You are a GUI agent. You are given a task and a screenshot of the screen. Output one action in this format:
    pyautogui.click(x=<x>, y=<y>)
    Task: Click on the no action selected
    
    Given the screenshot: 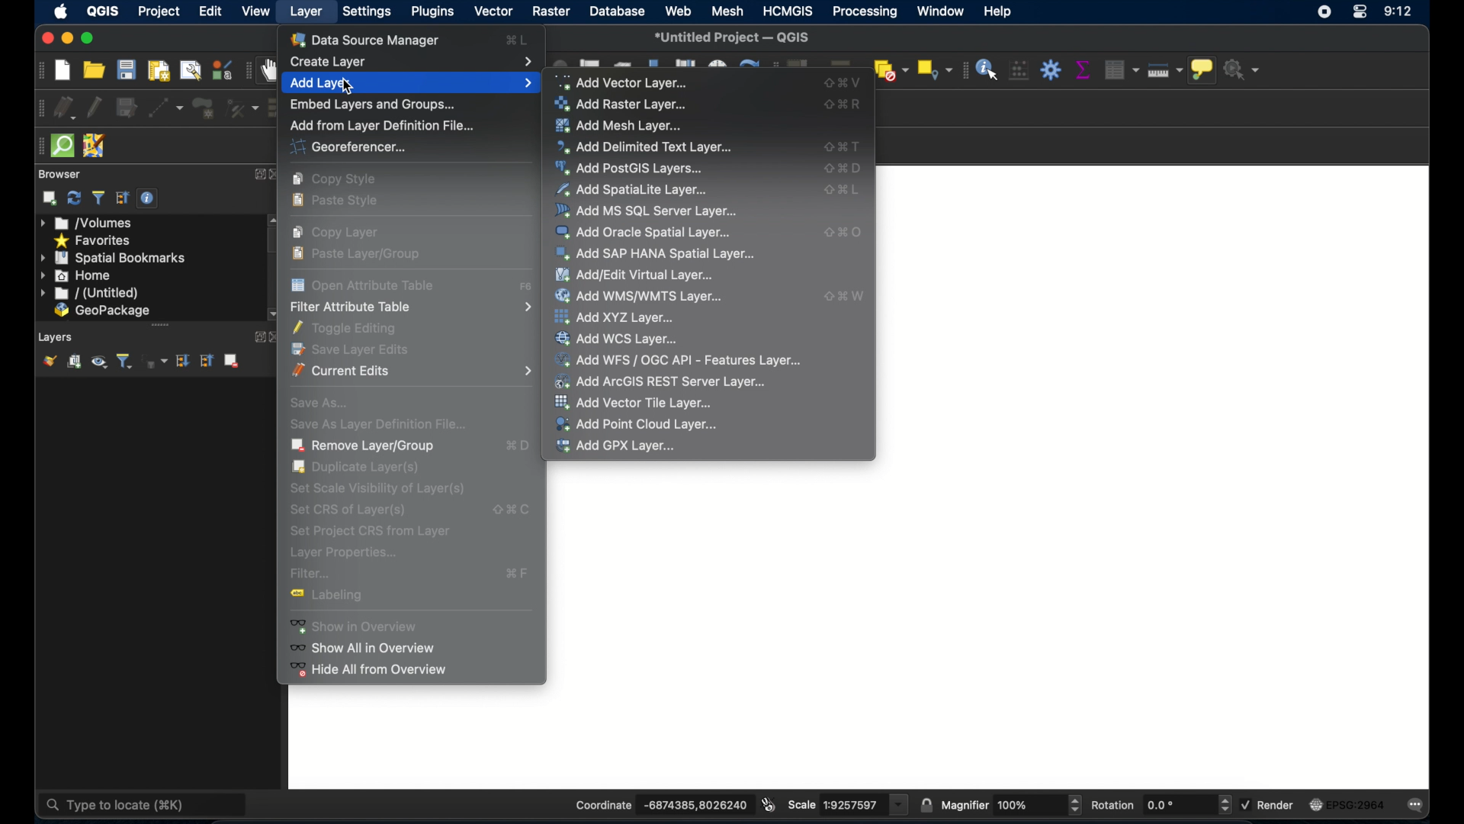 What is the action you would take?
    pyautogui.click(x=1247, y=69)
    